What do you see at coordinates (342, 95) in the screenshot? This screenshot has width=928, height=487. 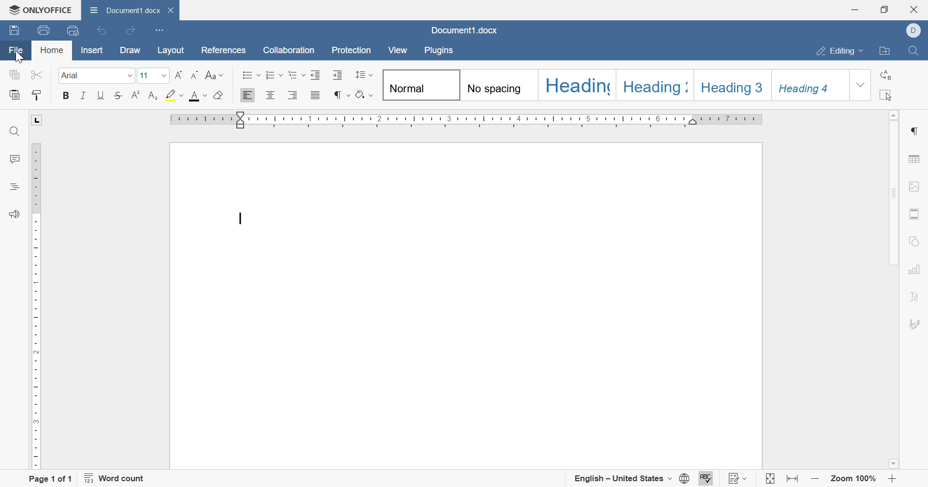 I see `nonprinting characters` at bounding box center [342, 95].